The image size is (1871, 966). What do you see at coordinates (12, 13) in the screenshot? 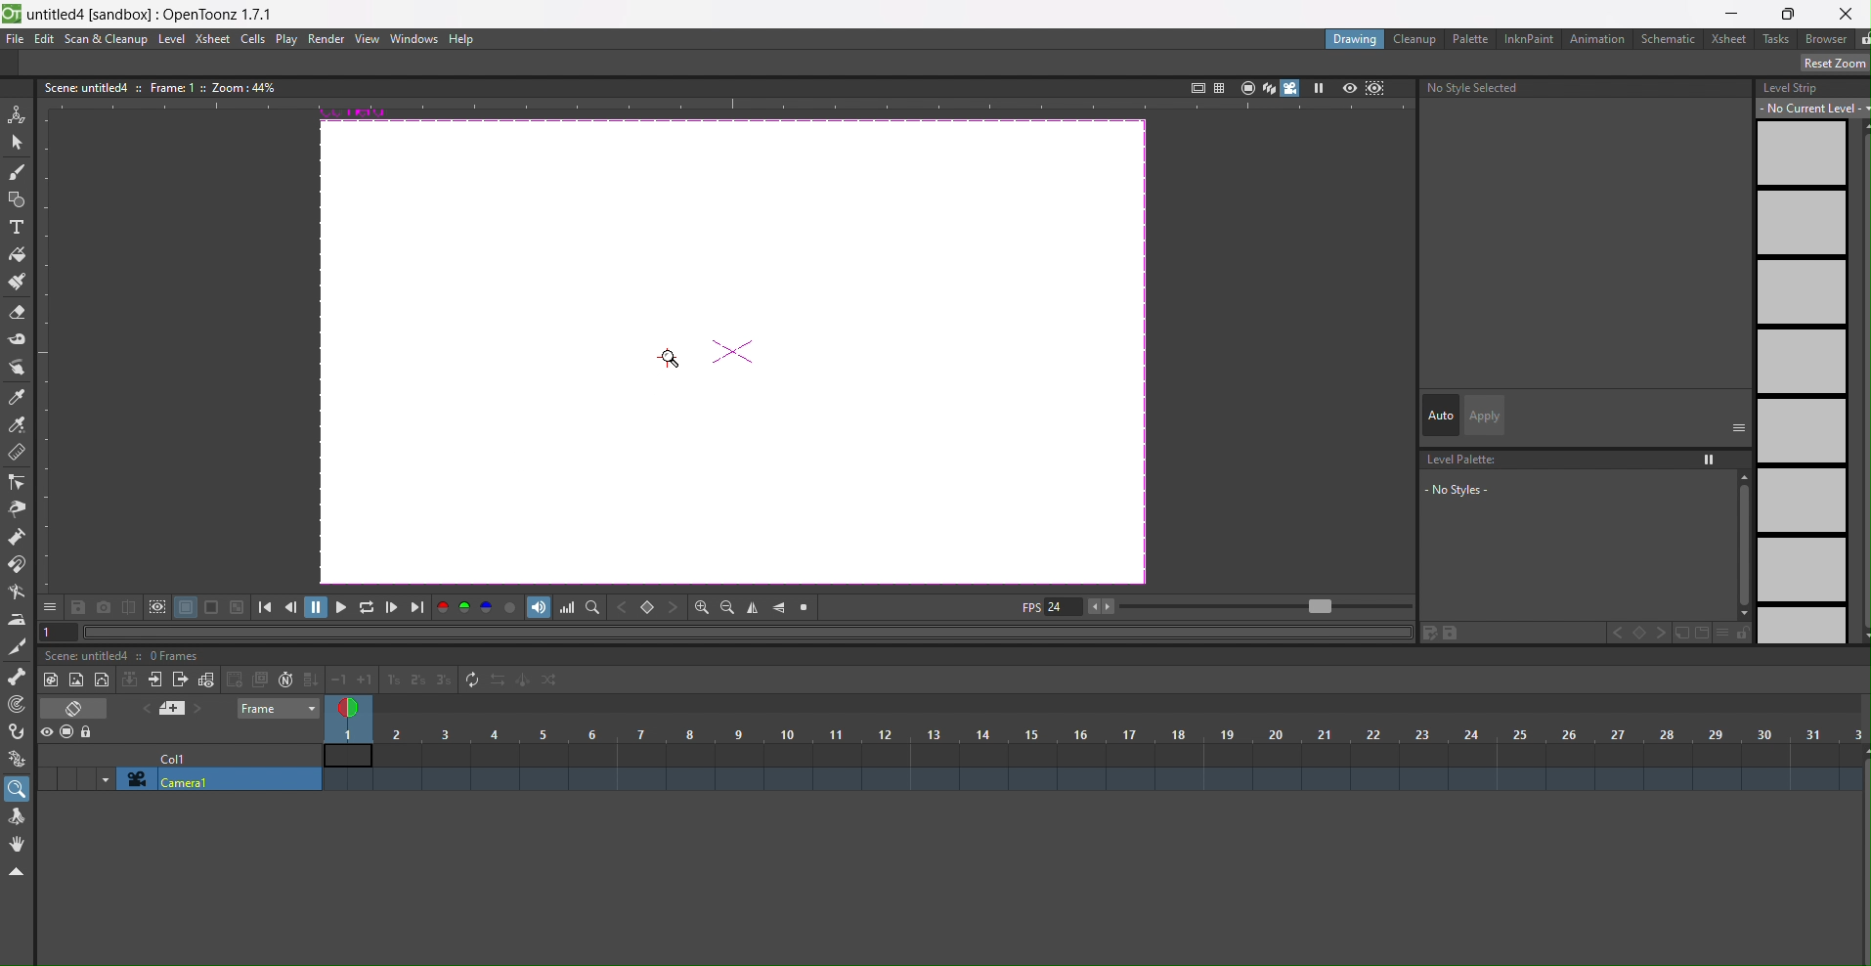
I see `logo` at bounding box center [12, 13].